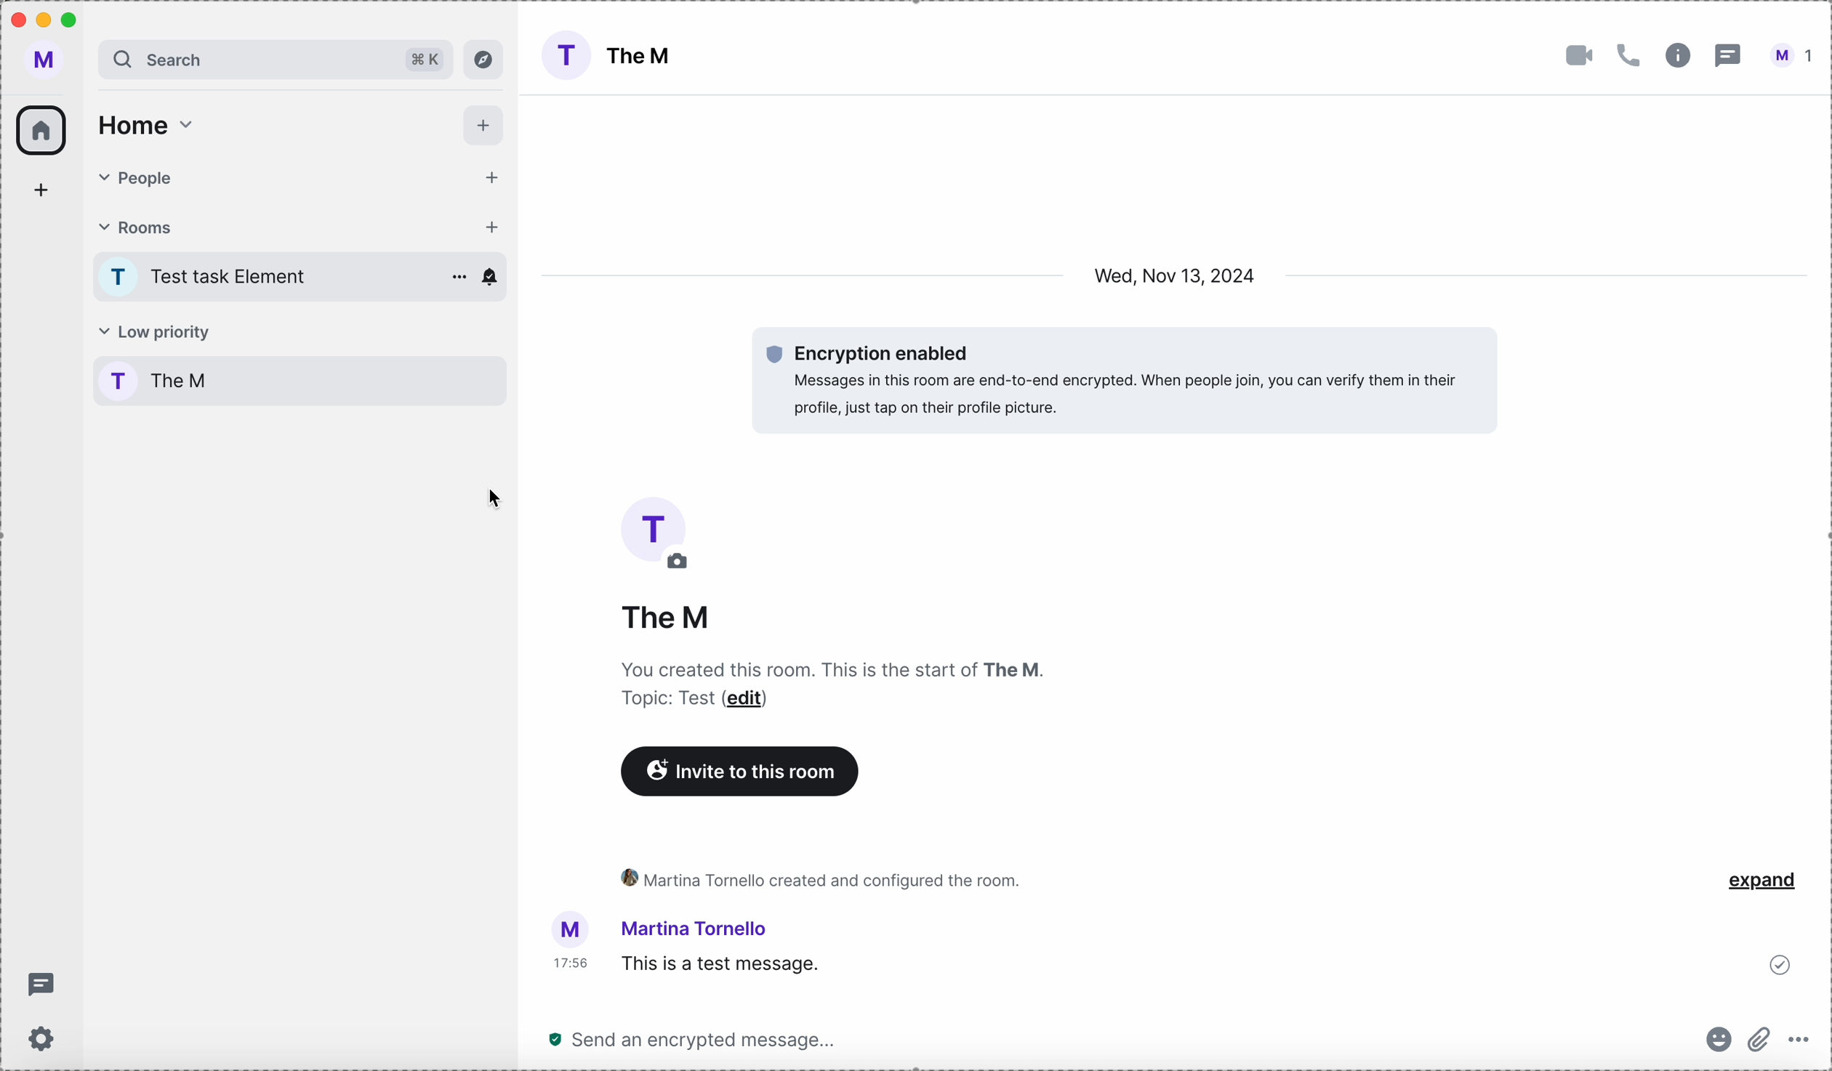 The height and width of the screenshot is (1071, 1832). Describe the element at coordinates (483, 60) in the screenshot. I see `explore` at that location.